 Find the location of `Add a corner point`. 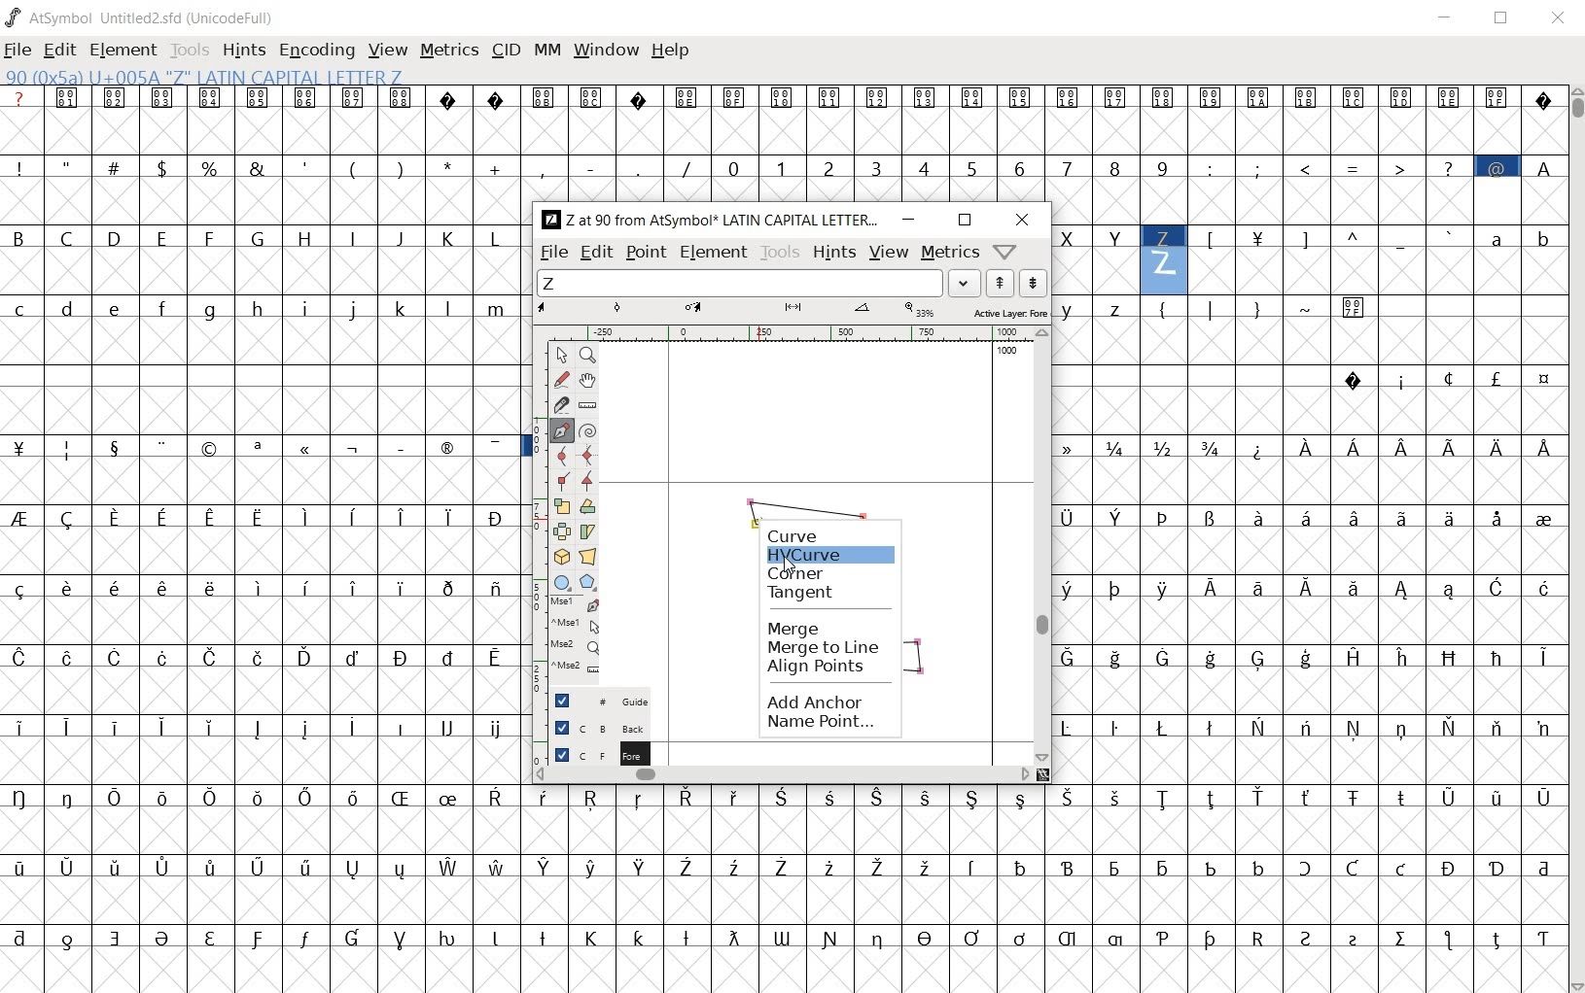

Add a corner point is located at coordinates (585, 481).